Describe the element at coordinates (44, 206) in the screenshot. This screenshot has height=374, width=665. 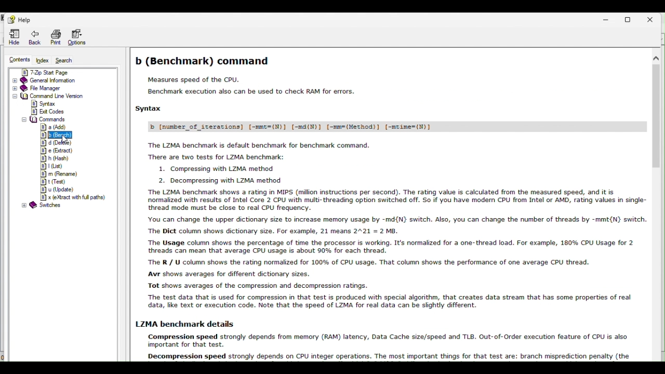
I see `@ Switches` at that location.